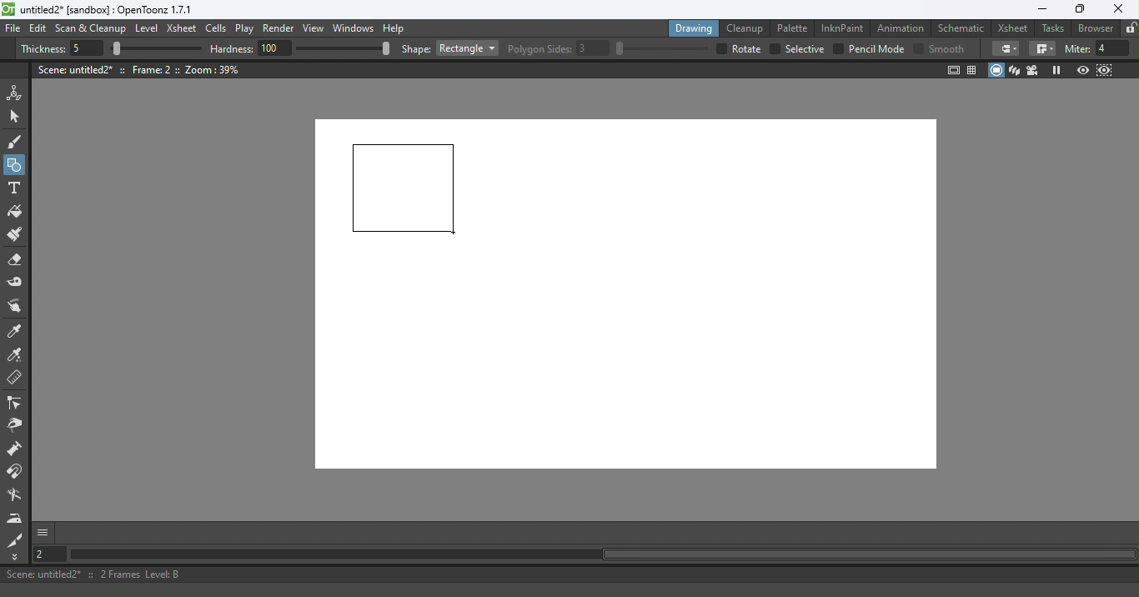 The image size is (1139, 597). What do you see at coordinates (43, 532) in the screenshot?
I see `More options` at bounding box center [43, 532].